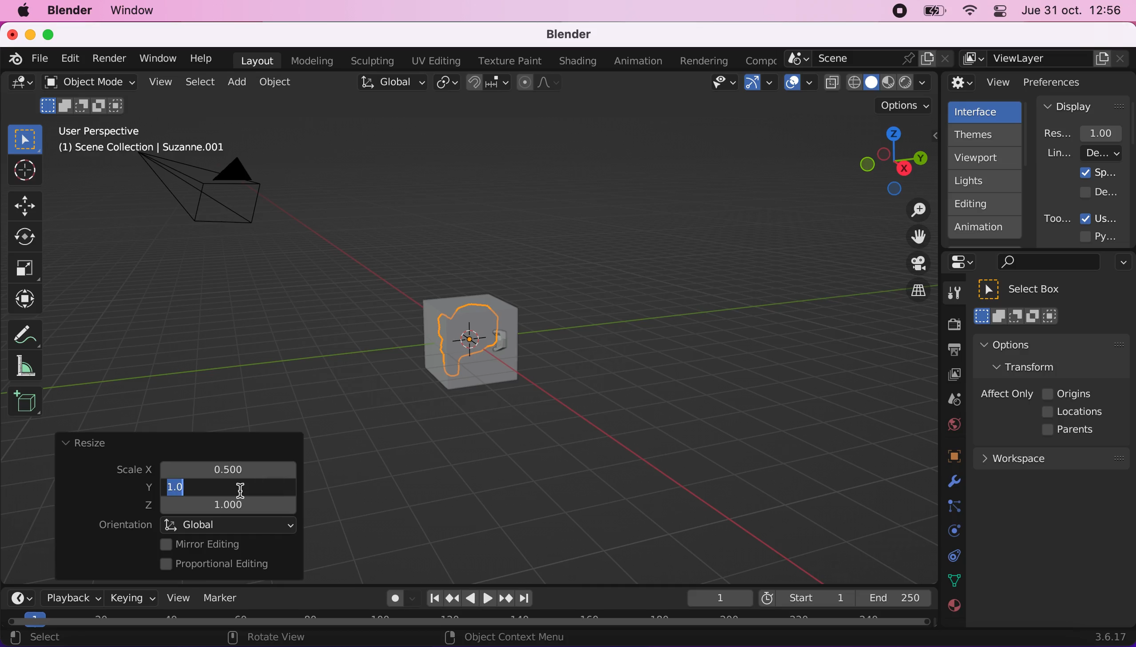 The width and height of the screenshot is (1136, 647). I want to click on animation, so click(985, 230).